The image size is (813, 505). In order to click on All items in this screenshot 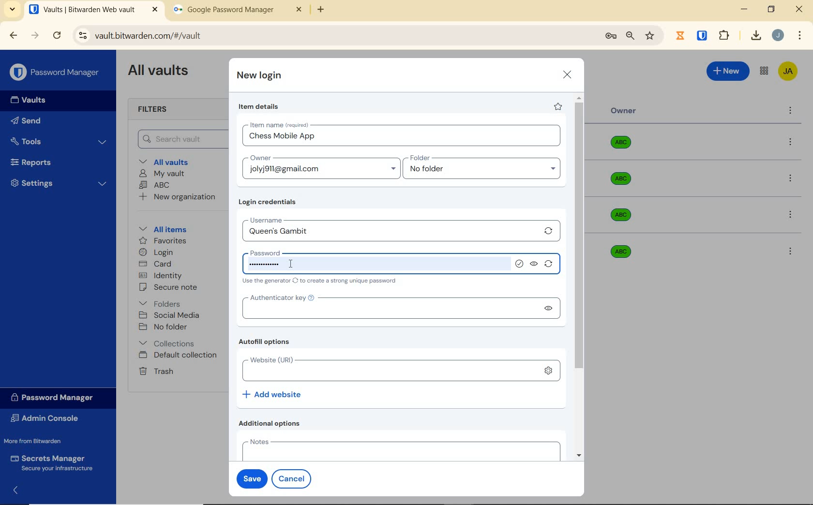, I will do `click(161, 228)`.